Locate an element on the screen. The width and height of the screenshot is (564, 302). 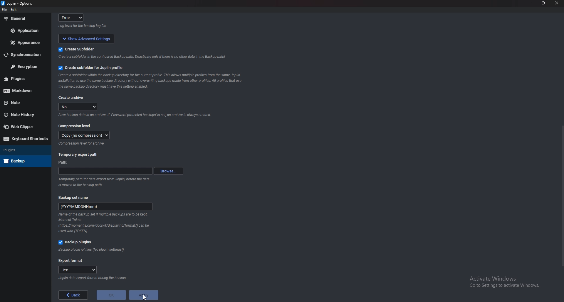
info is located at coordinates (84, 26).